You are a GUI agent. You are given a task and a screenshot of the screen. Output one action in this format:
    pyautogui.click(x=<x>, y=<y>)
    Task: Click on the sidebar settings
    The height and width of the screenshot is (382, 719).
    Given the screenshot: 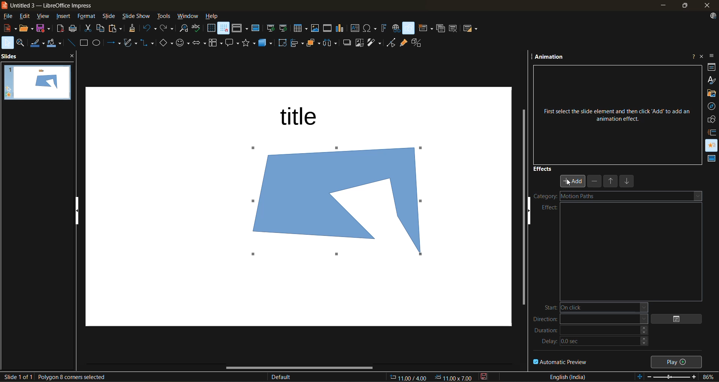 What is the action you would take?
    pyautogui.click(x=714, y=56)
    